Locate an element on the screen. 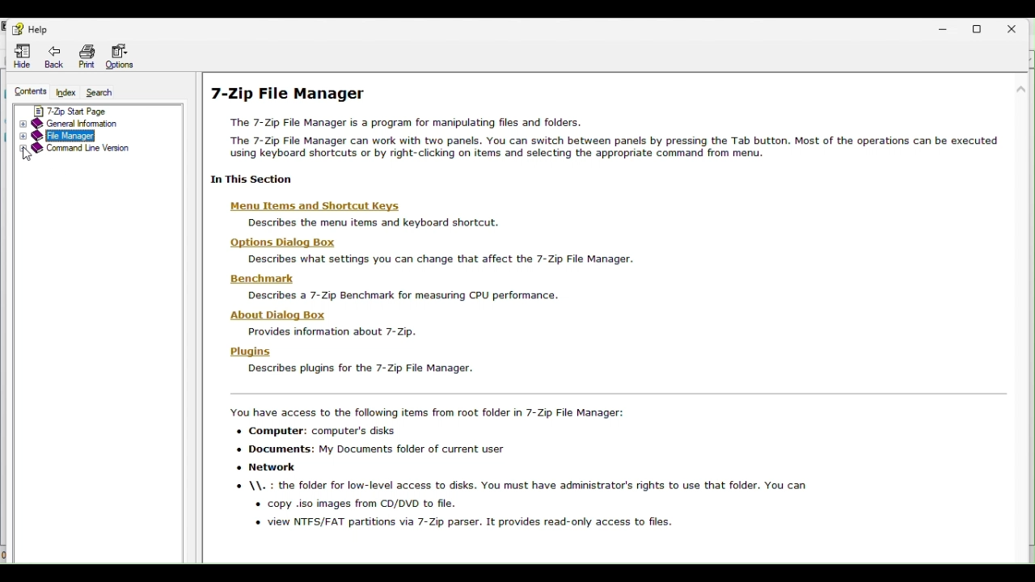 The width and height of the screenshot is (1035, 582).  is located at coordinates (50, 57).